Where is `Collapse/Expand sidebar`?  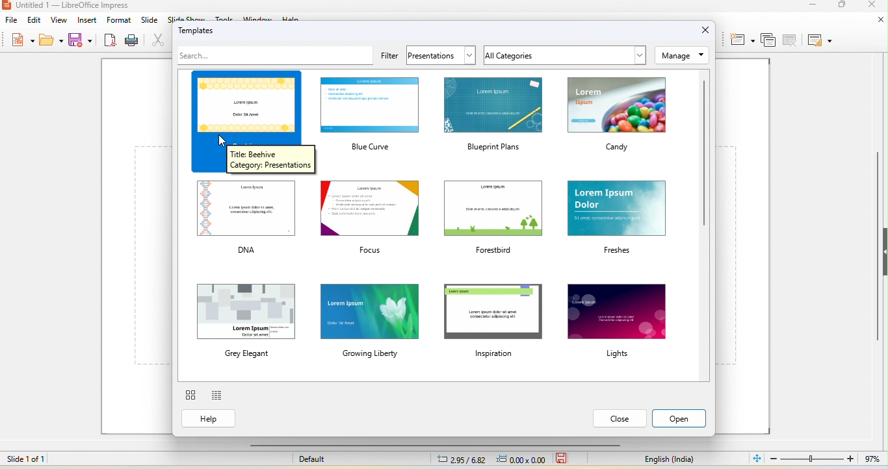
Collapse/Expand sidebar is located at coordinates (885, 251).